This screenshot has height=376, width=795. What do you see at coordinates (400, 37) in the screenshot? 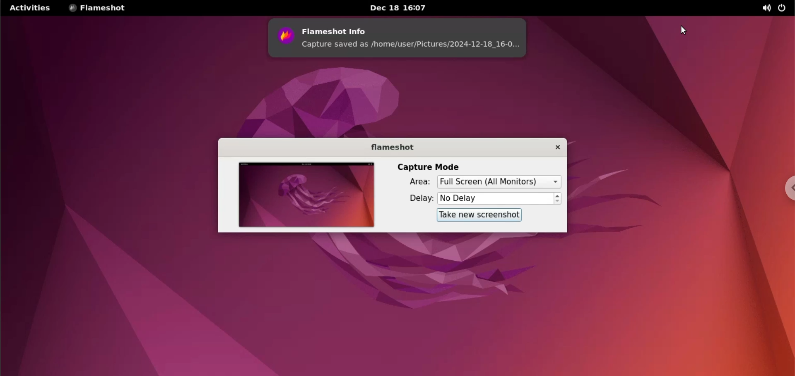
I see `screenshot info notification` at bounding box center [400, 37].